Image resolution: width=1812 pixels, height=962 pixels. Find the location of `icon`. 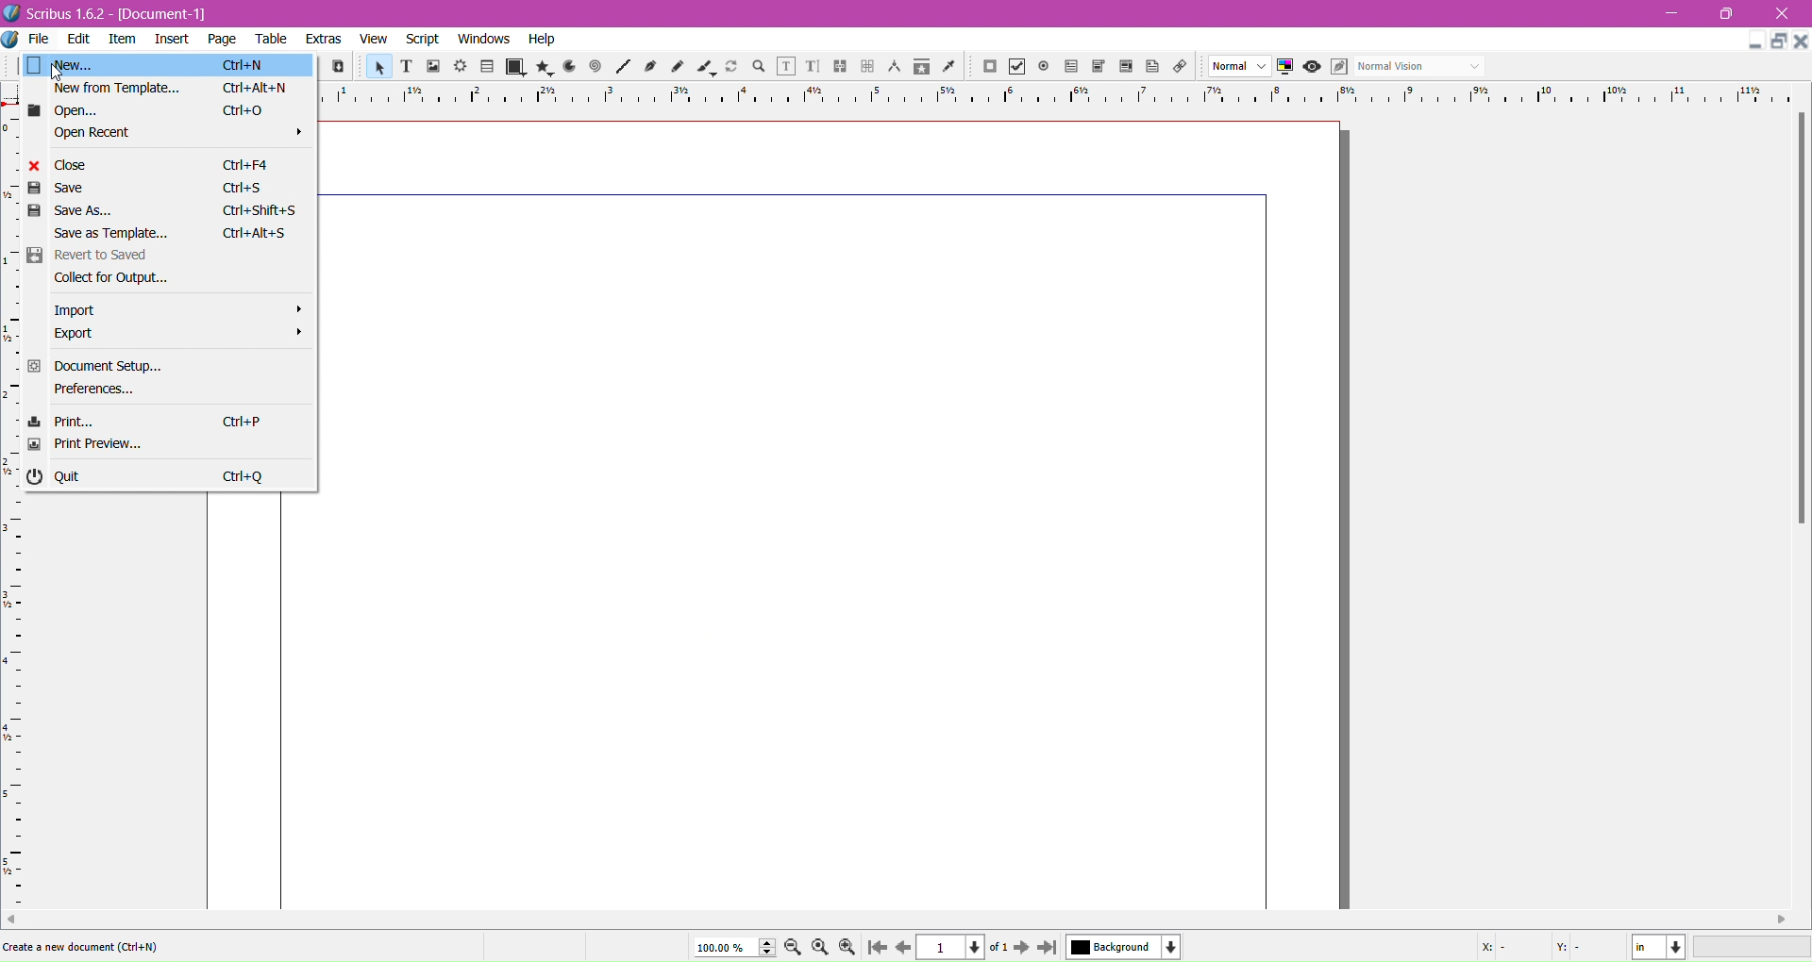

icon is located at coordinates (949, 69).